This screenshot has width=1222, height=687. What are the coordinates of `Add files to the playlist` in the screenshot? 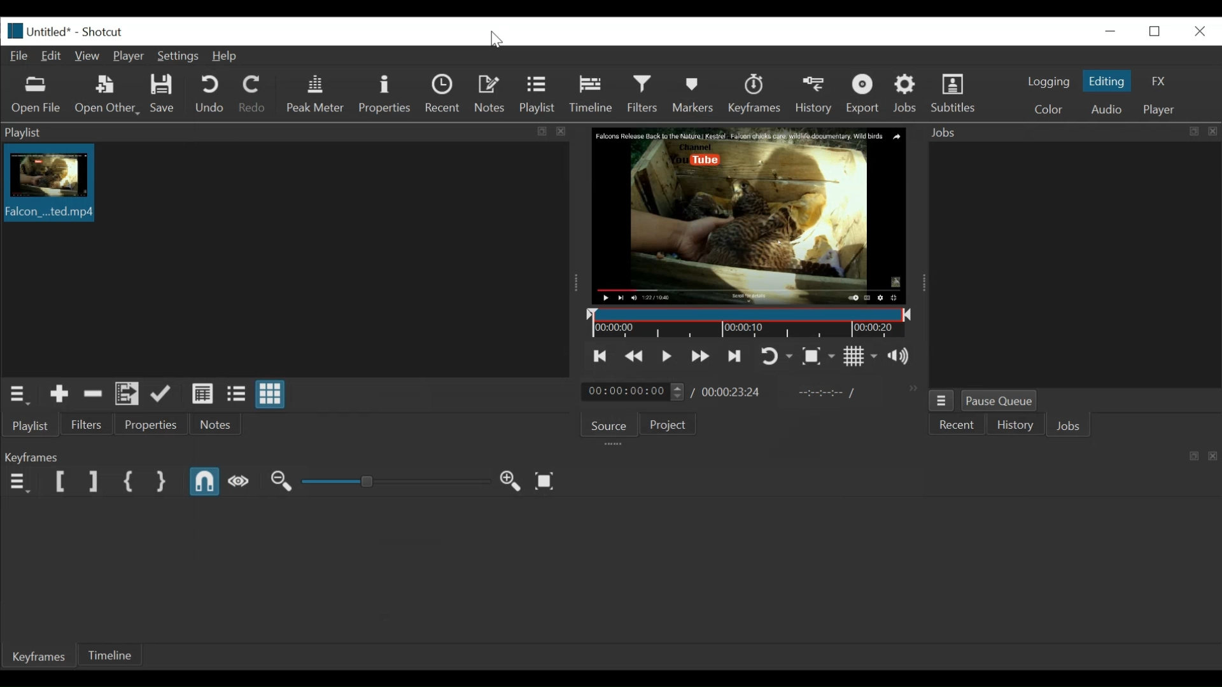 It's located at (129, 394).